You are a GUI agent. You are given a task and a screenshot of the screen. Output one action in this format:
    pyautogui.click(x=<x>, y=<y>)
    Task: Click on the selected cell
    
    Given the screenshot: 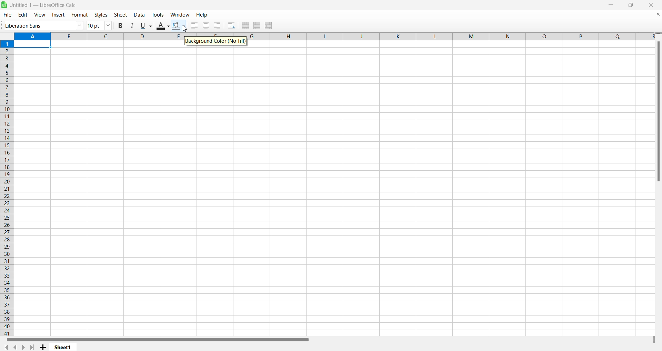 What is the action you would take?
    pyautogui.click(x=35, y=45)
    